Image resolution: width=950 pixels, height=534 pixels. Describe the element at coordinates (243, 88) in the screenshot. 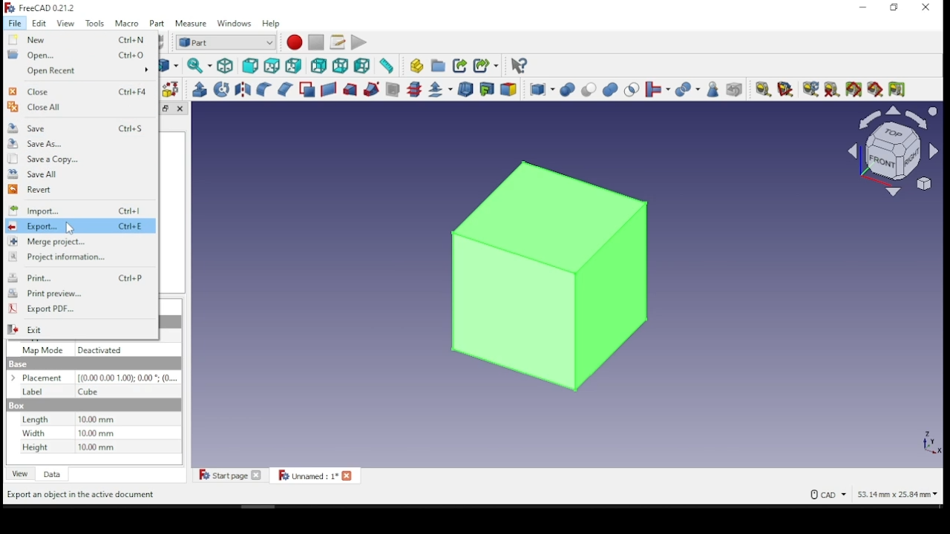

I see `mirroring` at that location.